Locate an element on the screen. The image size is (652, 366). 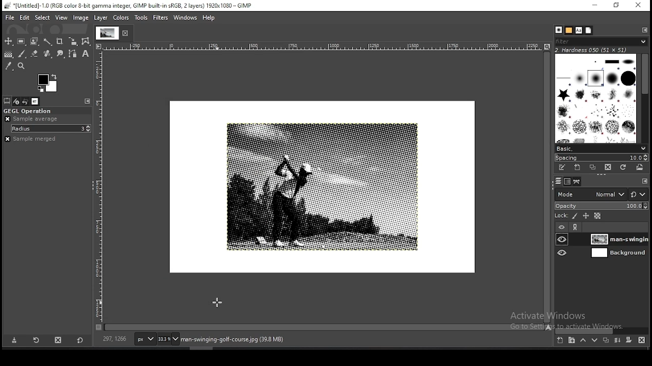
lock position and size is located at coordinates (585, 217).